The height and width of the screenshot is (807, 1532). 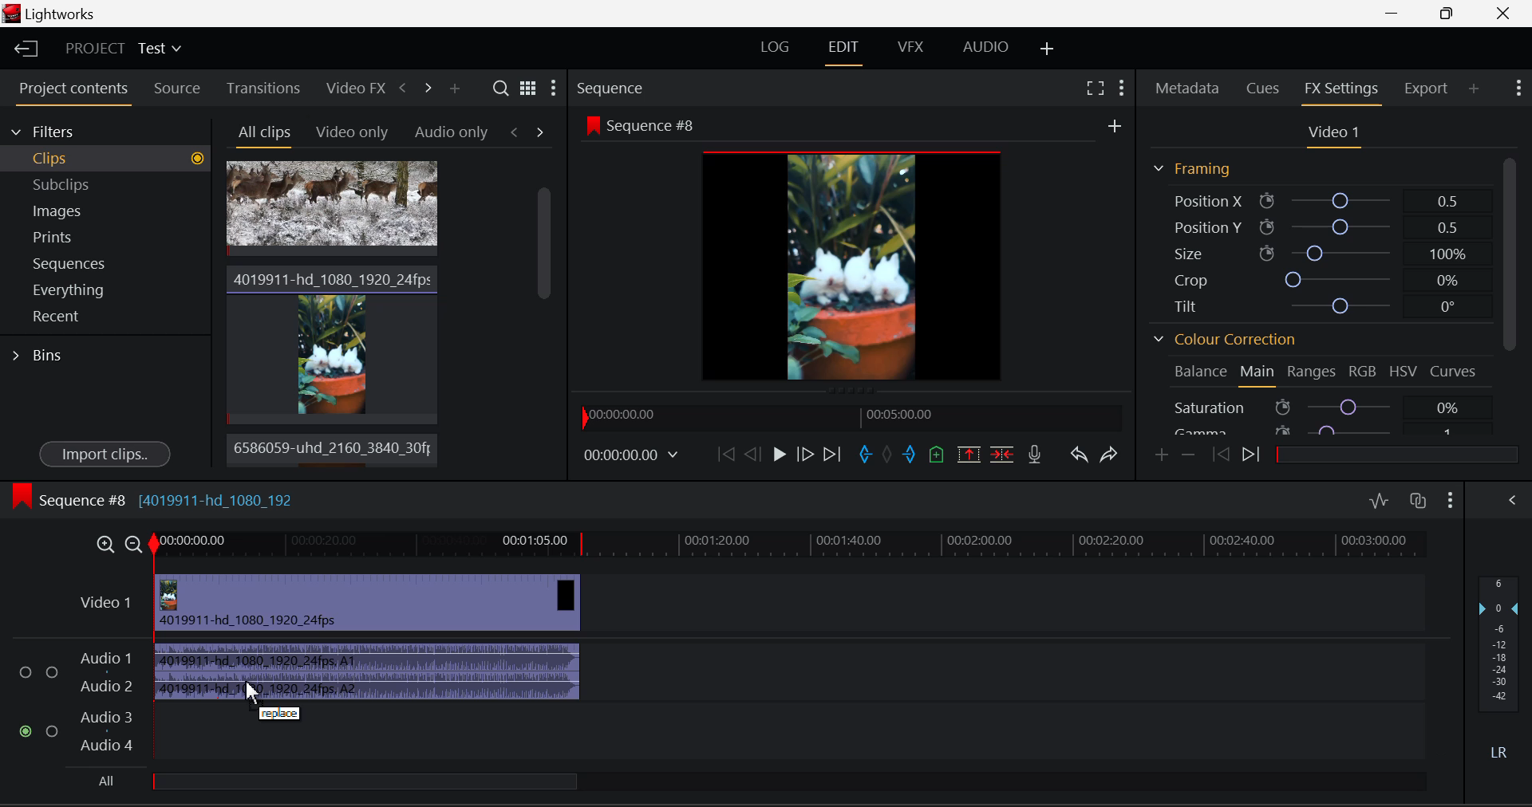 I want to click on EDIT Layout, so click(x=844, y=49).